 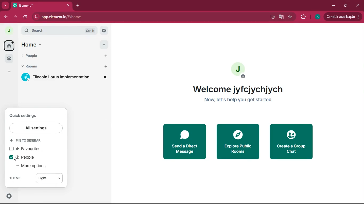 What do you see at coordinates (15, 158) in the screenshot?
I see `Cursor` at bounding box center [15, 158].